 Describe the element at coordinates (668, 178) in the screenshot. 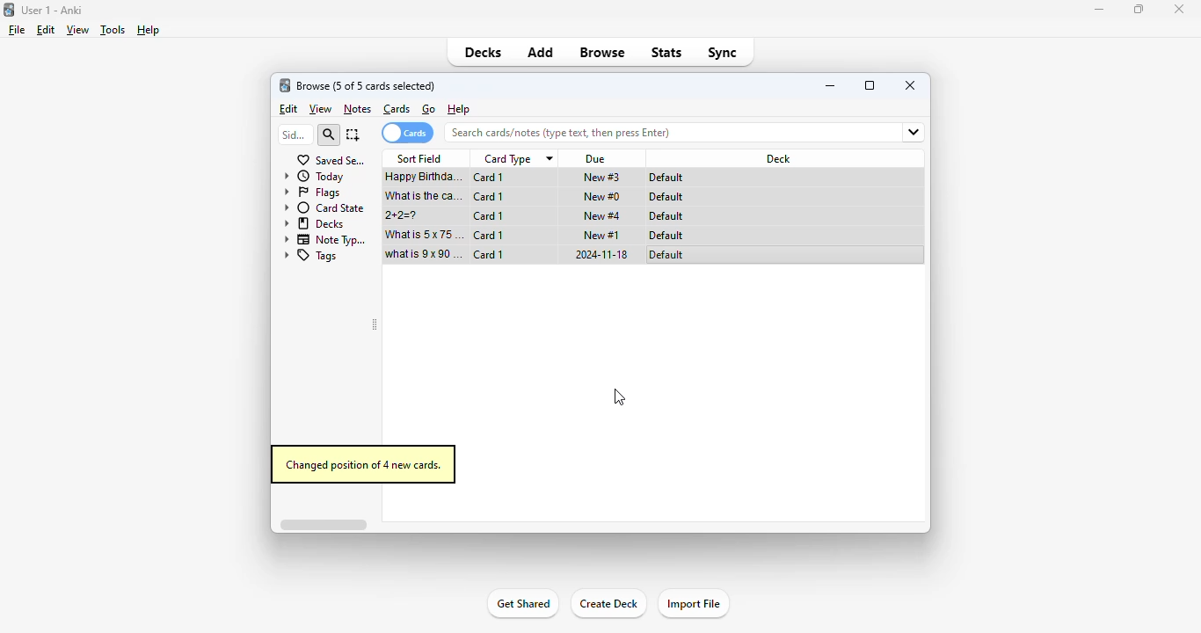

I see `default` at that location.